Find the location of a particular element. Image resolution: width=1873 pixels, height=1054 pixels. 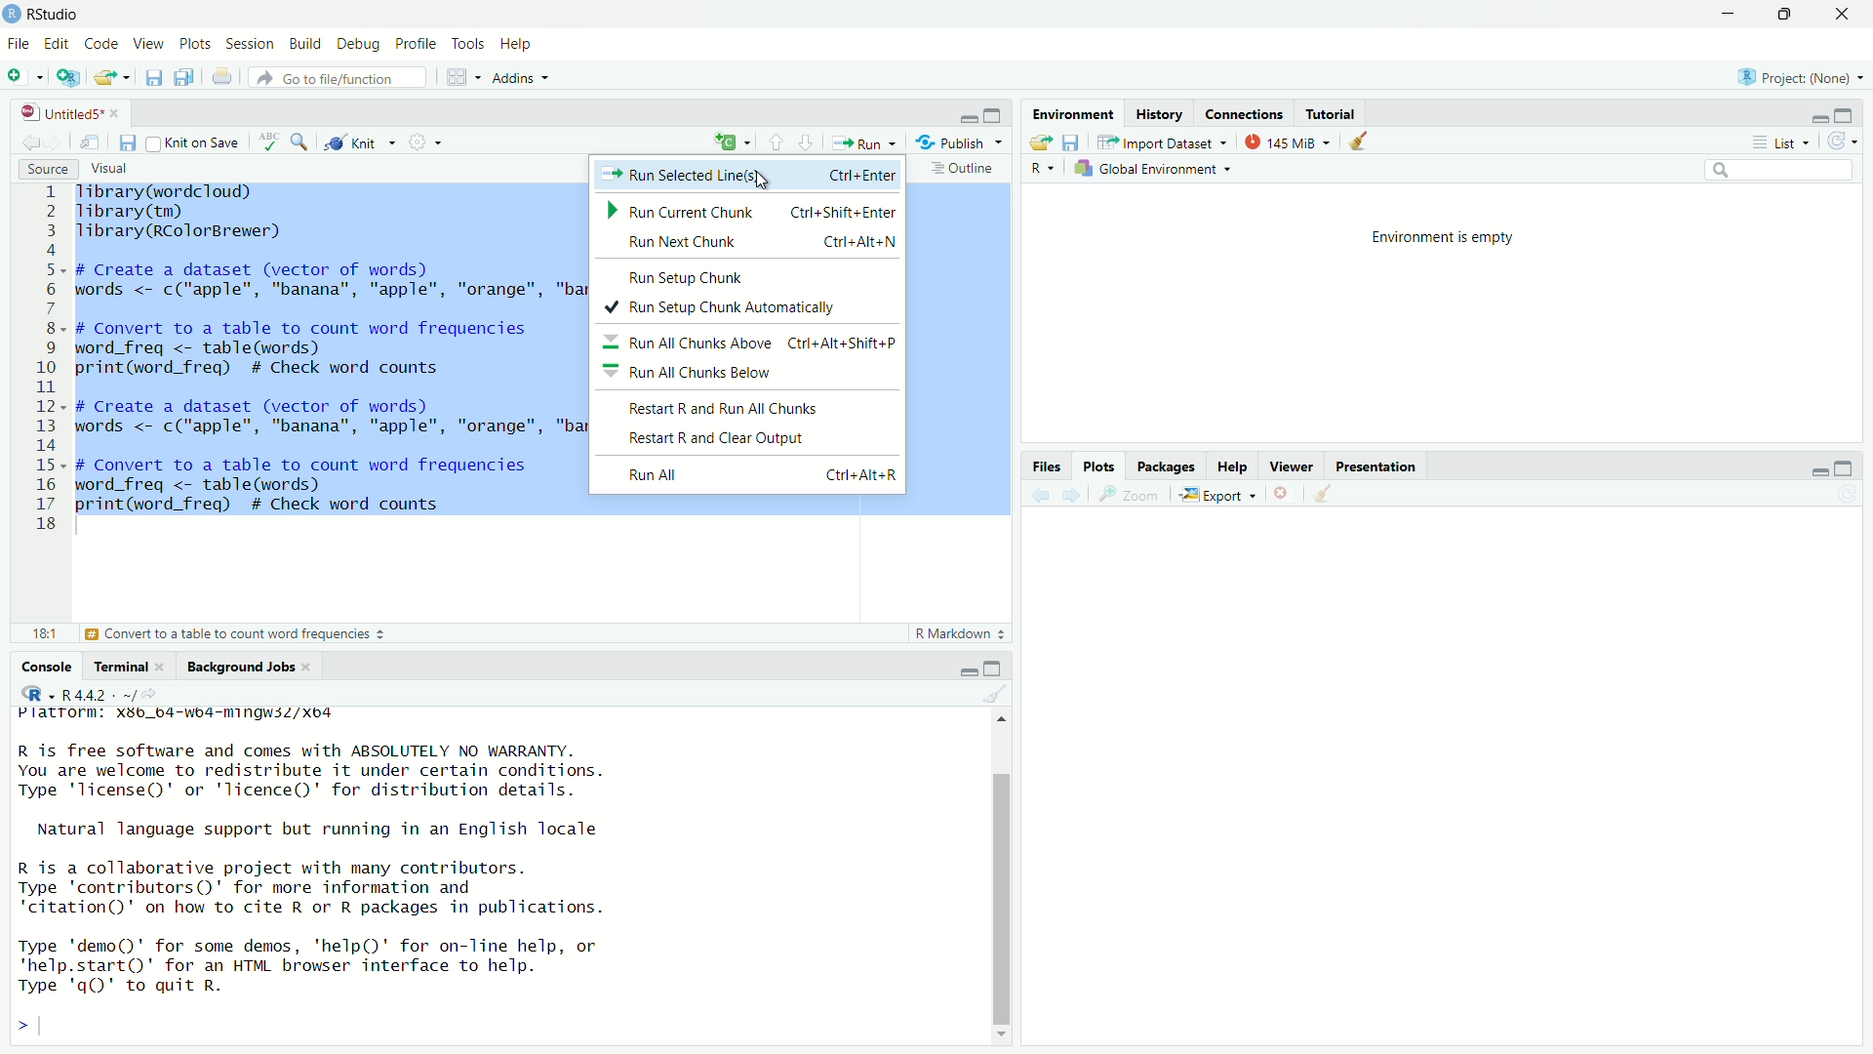

> is located at coordinates (28, 1027).